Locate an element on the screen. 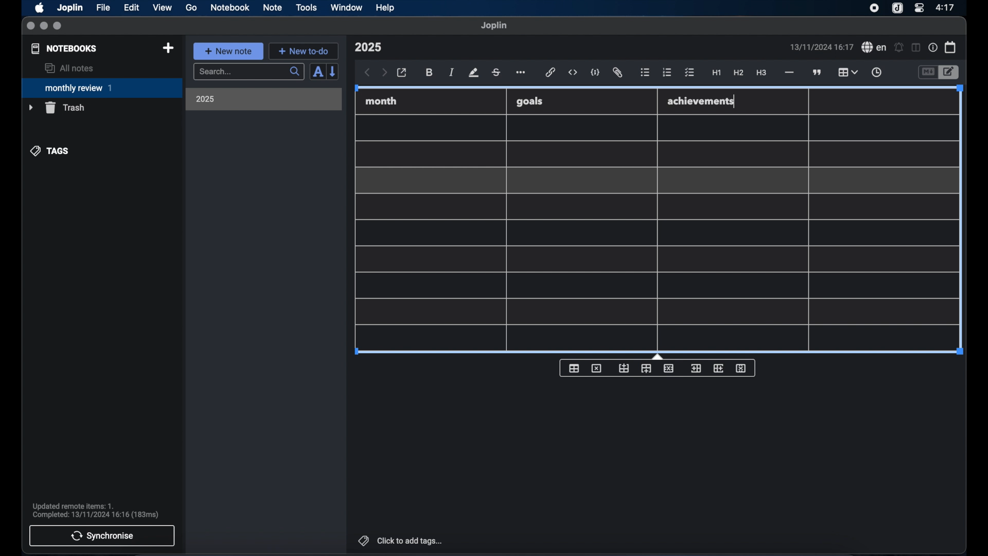  edit is located at coordinates (132, 8).